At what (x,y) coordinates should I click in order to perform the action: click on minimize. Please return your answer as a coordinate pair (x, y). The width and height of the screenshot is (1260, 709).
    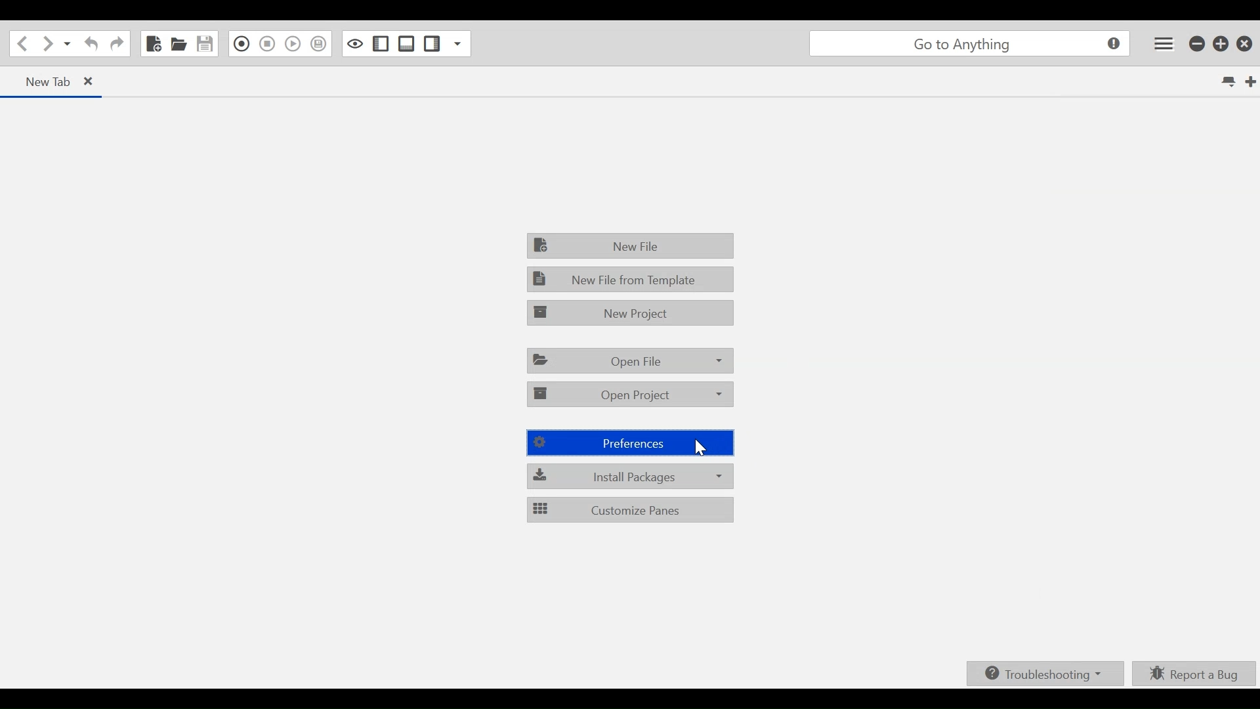
    Looking at the image, I should click on (1198, 45).